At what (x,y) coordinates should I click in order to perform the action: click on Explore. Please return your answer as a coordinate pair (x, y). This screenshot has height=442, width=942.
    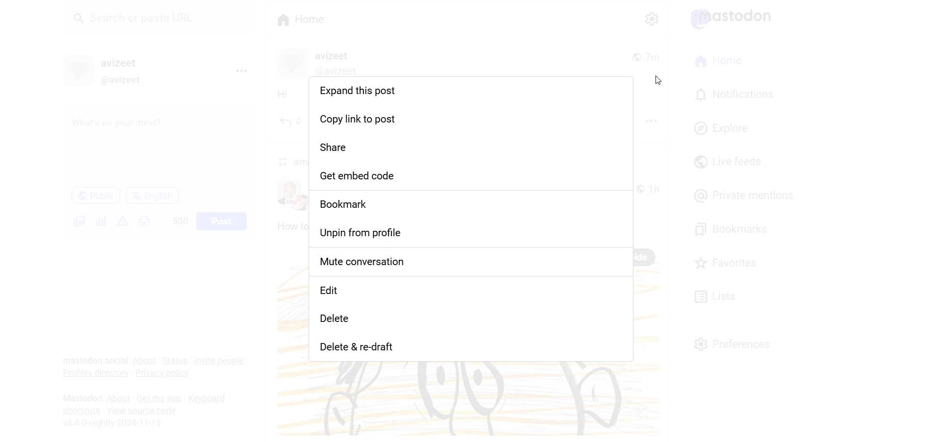
    Looking at the image, I should click on (723, 127).